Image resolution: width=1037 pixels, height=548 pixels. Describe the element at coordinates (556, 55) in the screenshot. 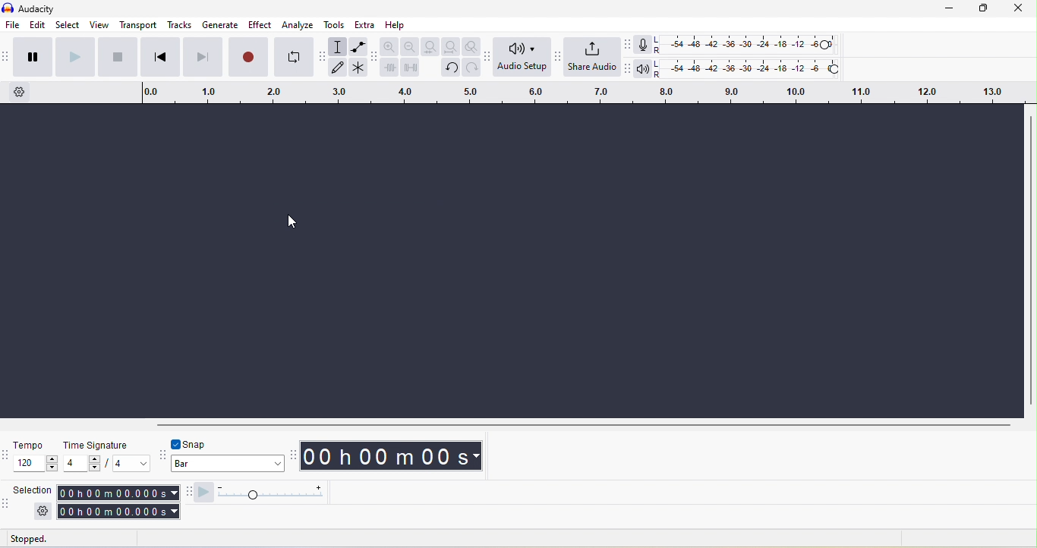

I see `share audio toolbar` at that location.